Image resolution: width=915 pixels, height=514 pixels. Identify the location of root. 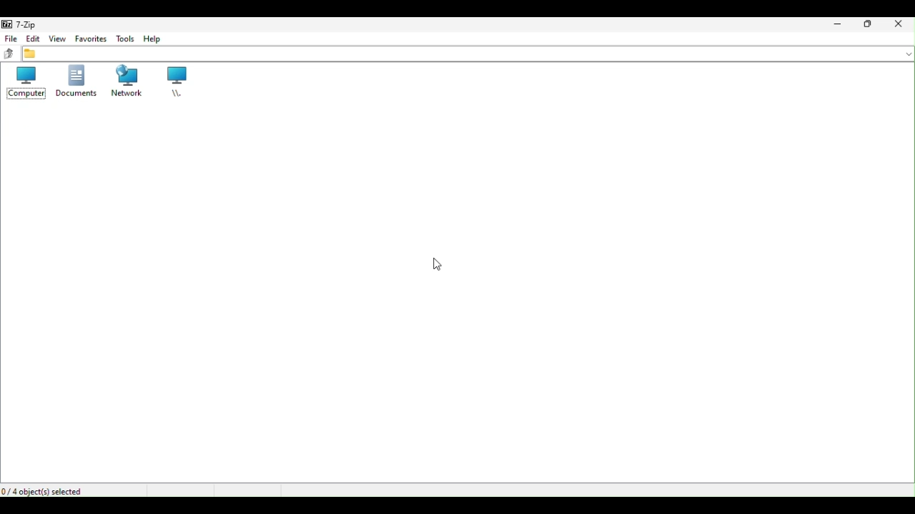
(179, 84).